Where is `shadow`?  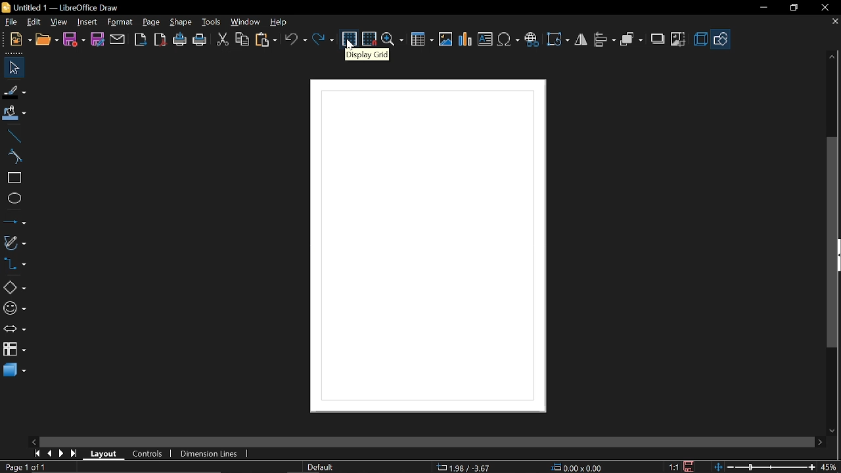 shadow is located at coordinates (656, 39).